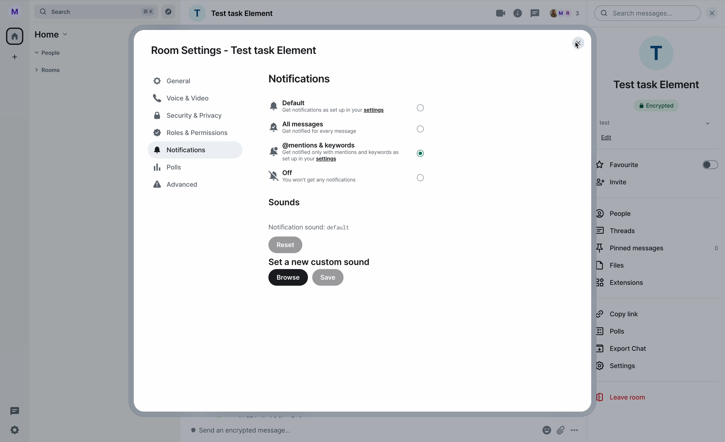 The width and height of the screenshot is (725, 442). What do you see at coordinates (656, 85) in the screenshot?
I see `name room` at bounding box center [656, 85].